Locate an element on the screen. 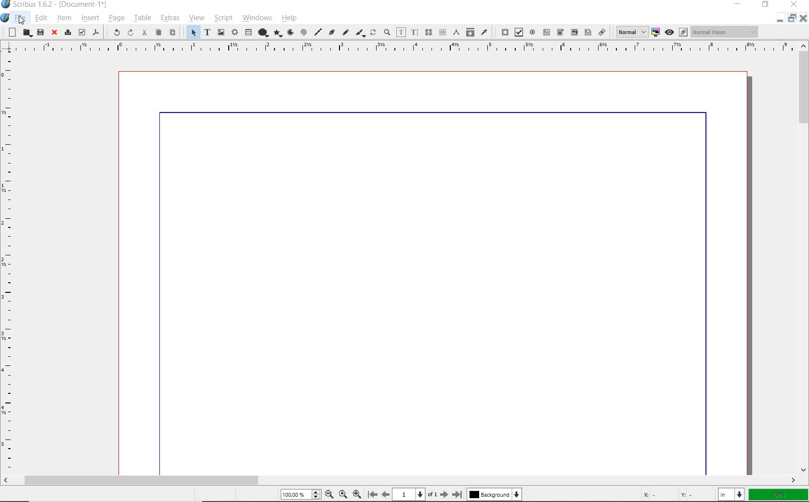 This screenshot has width=809, height=502. copy is located at coordinates (159, 32).